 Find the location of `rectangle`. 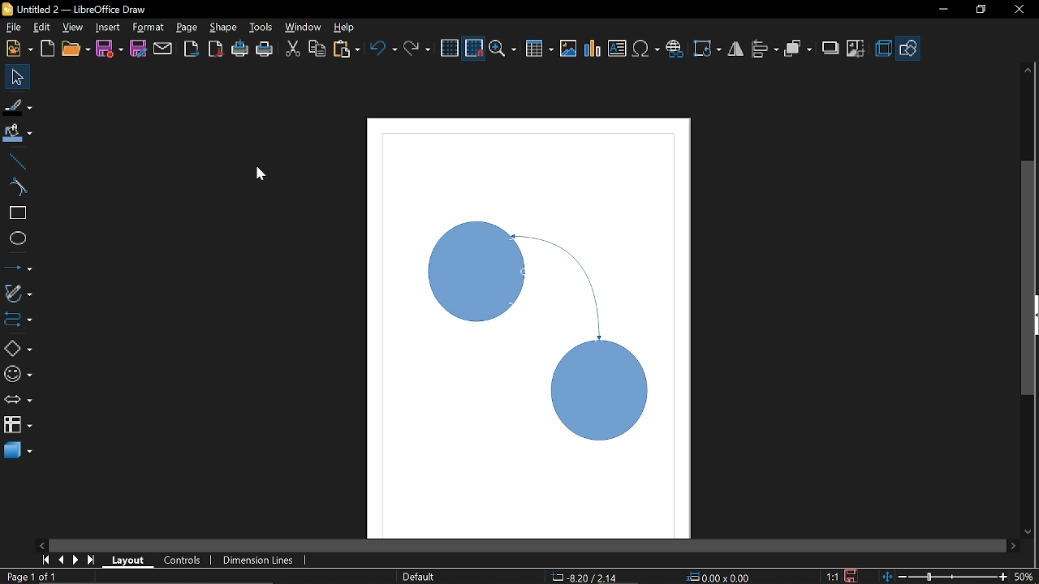

rectangle is located at coordinates (15, 213).